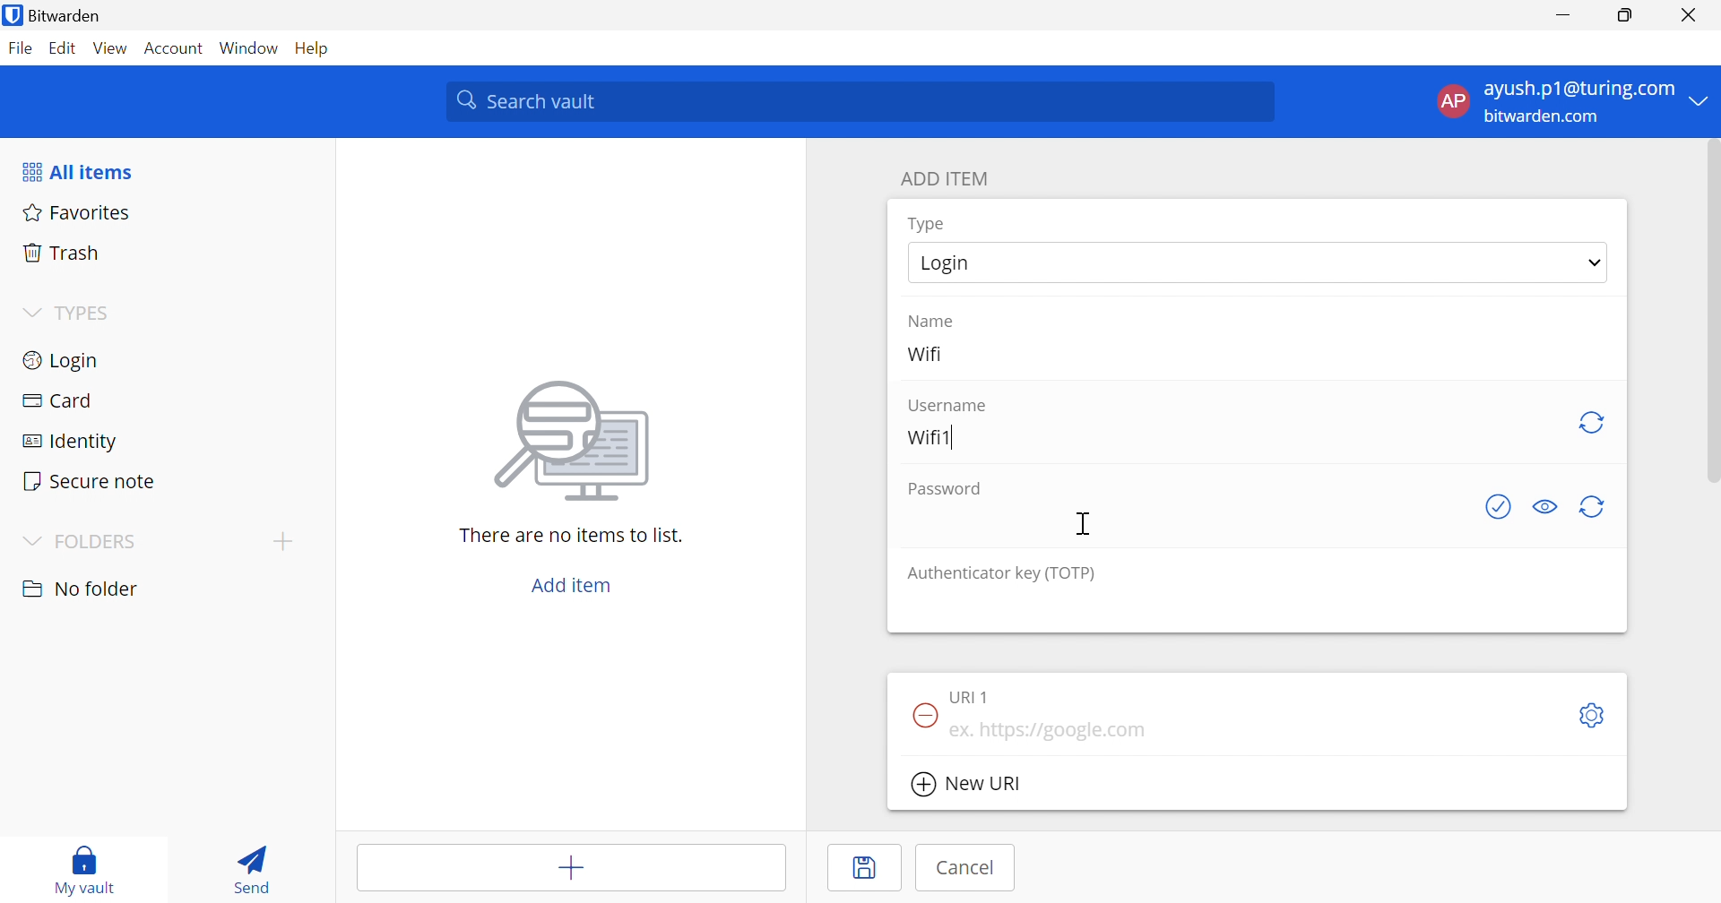 Image resolution: width=1721 pixels, height=903 pixels. I want to click on ex. https://google.com, so click(1050, 731).